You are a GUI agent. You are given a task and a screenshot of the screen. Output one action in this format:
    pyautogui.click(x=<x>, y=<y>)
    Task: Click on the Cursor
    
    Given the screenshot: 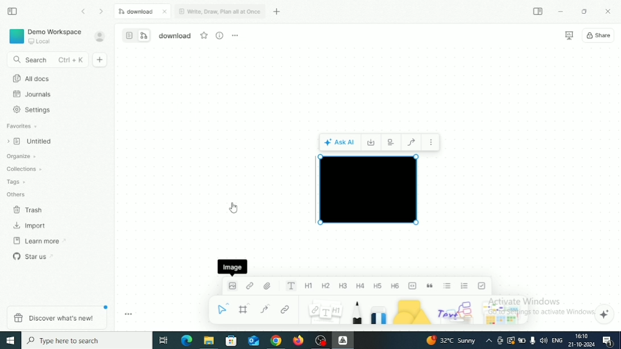 What is the action you would take?
    pyautogui.click(x=234, y=207)
    